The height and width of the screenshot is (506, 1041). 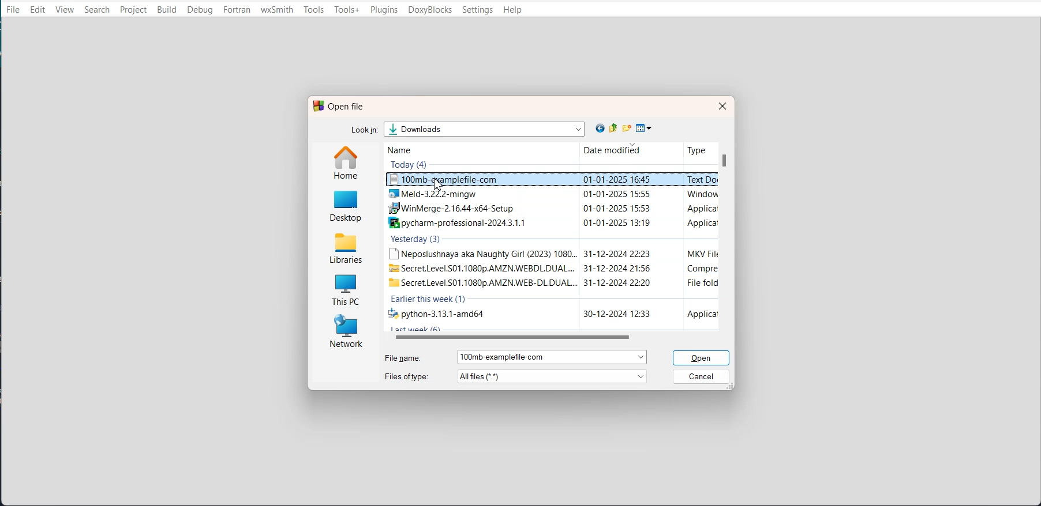 I want to click on Open, so click(x=703, y=358).